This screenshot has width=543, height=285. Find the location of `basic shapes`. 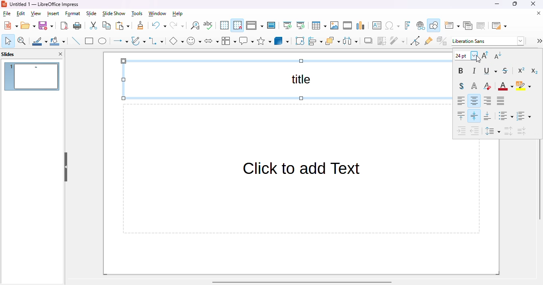

basic shapes is located at coordinates (176, 41).